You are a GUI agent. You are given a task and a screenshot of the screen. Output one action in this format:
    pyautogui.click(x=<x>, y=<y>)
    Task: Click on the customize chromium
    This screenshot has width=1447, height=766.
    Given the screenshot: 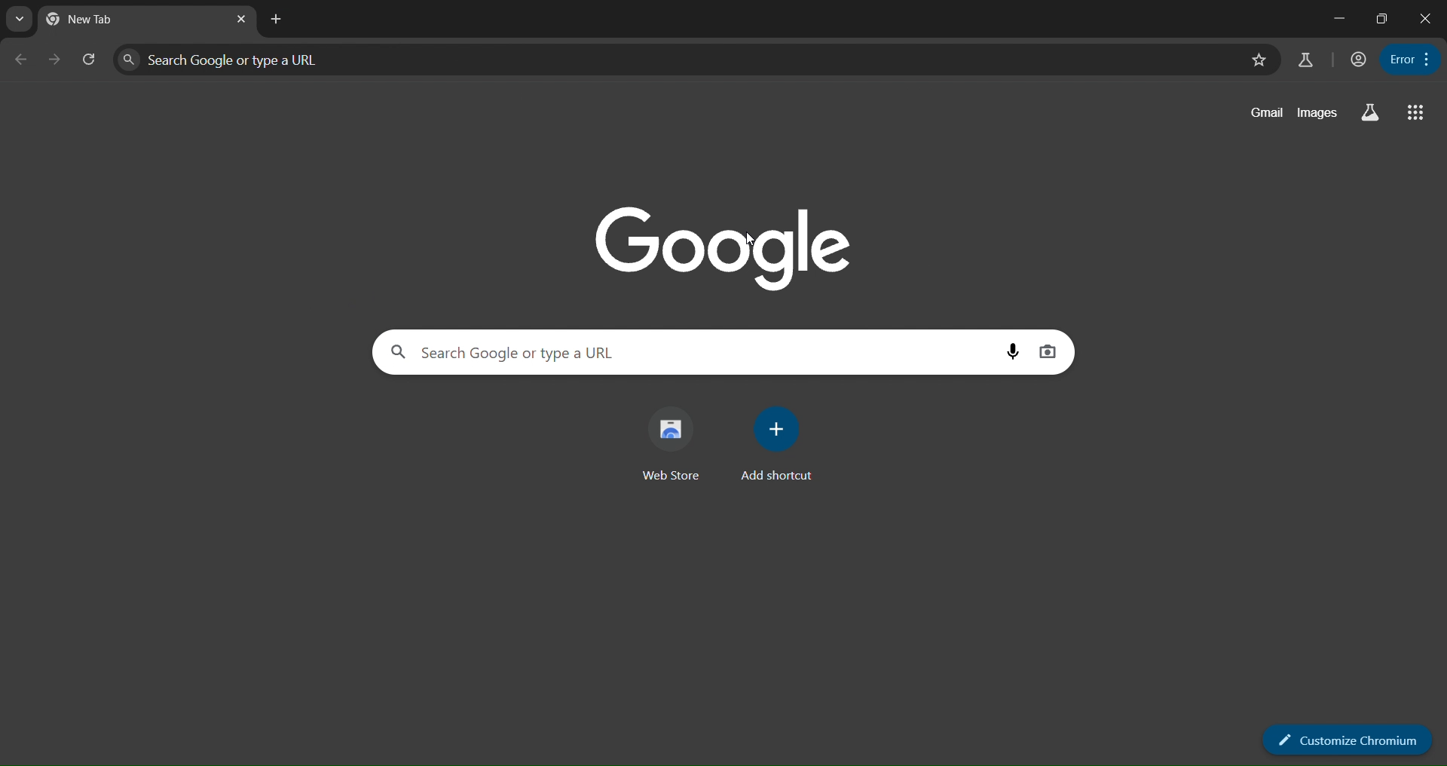 What is the action you would take?
    pyautogui.click(x=1348, y=743)
    